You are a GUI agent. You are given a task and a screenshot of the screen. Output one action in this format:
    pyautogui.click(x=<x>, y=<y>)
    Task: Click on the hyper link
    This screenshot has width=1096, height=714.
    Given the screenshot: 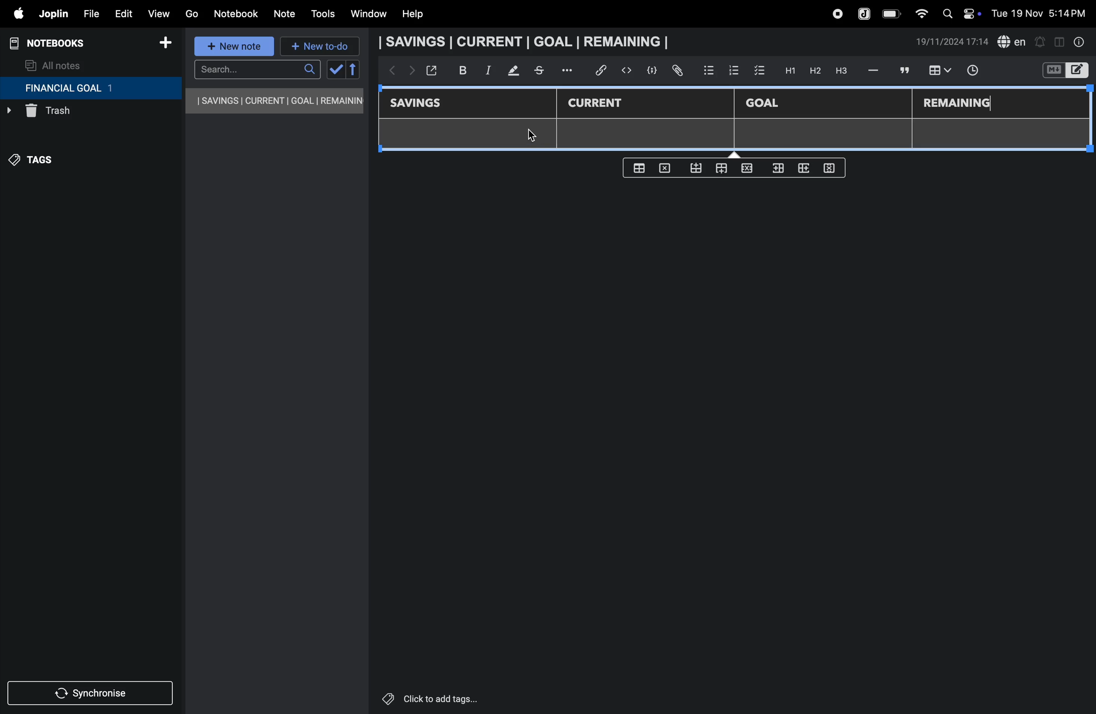 What is the action you would take?
    pyautogui.click(x=604, y=70)
    